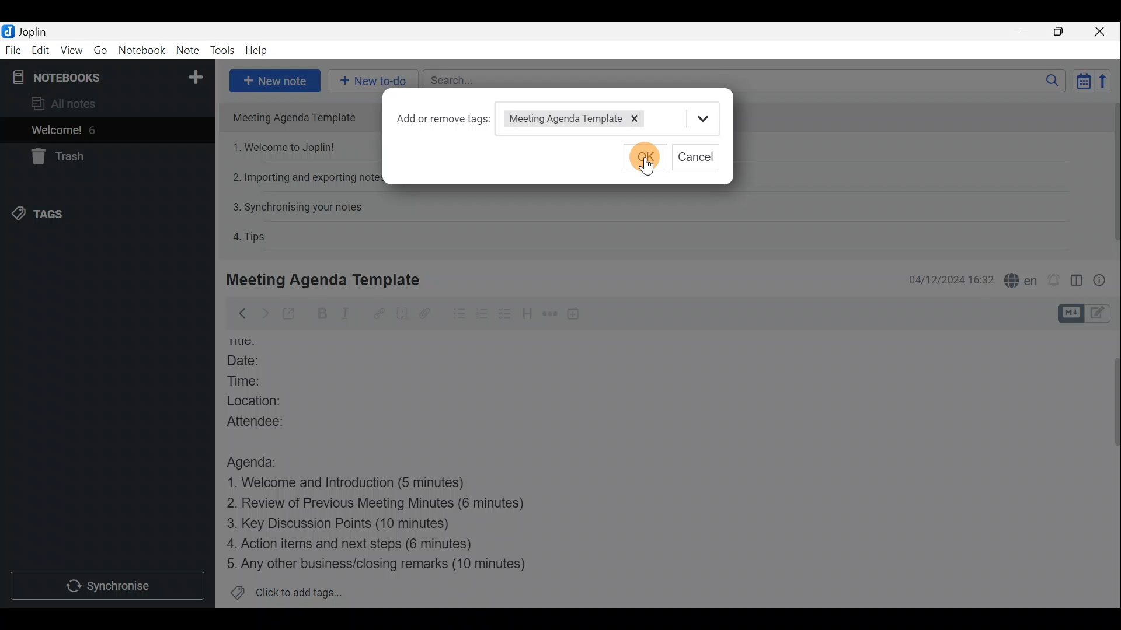 The height and width of the screenshot is (630, 1121). What do you see at coordinates (695, 154) in the screenshot?
I see `cancel` at bounding box center [695, 154].